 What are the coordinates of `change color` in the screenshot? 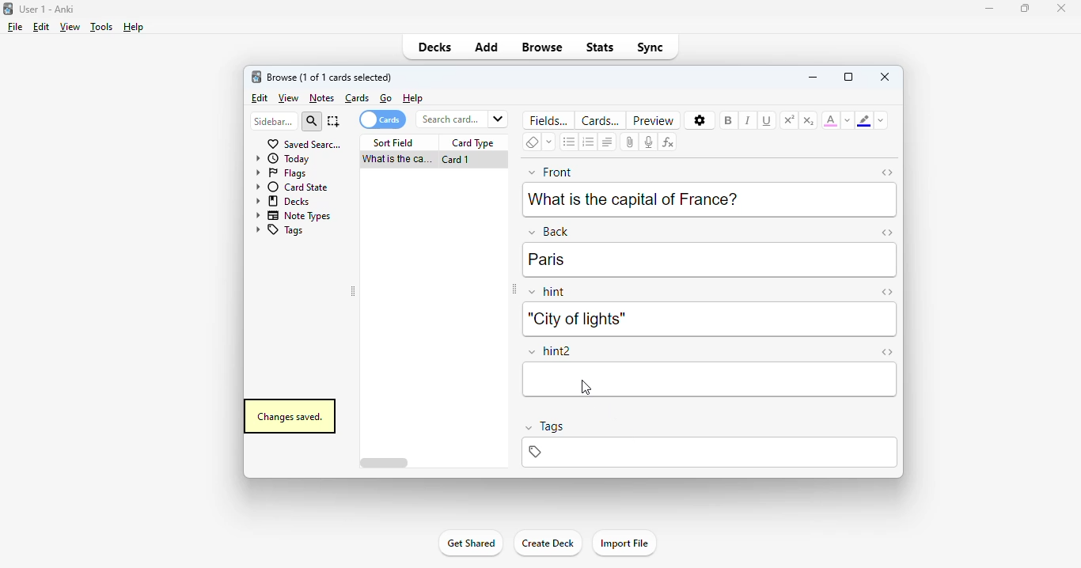 It's located at (848, 120).